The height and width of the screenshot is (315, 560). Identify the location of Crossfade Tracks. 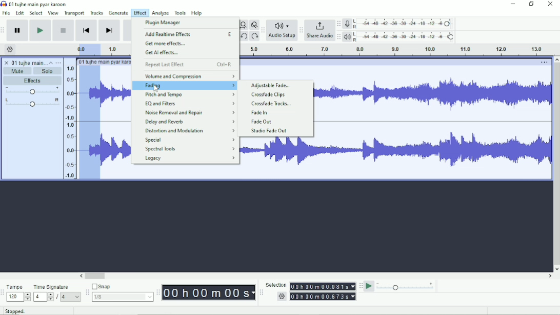
(272, 104).